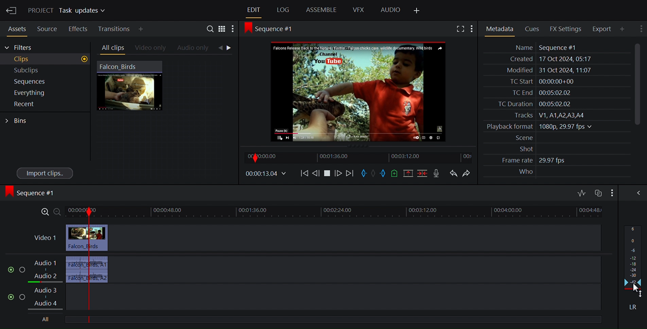 The width and height of the screenshot is (647, 329). Describe the element at coordinates (383, 174) in the screenshot. I see `Mark out` at that location.